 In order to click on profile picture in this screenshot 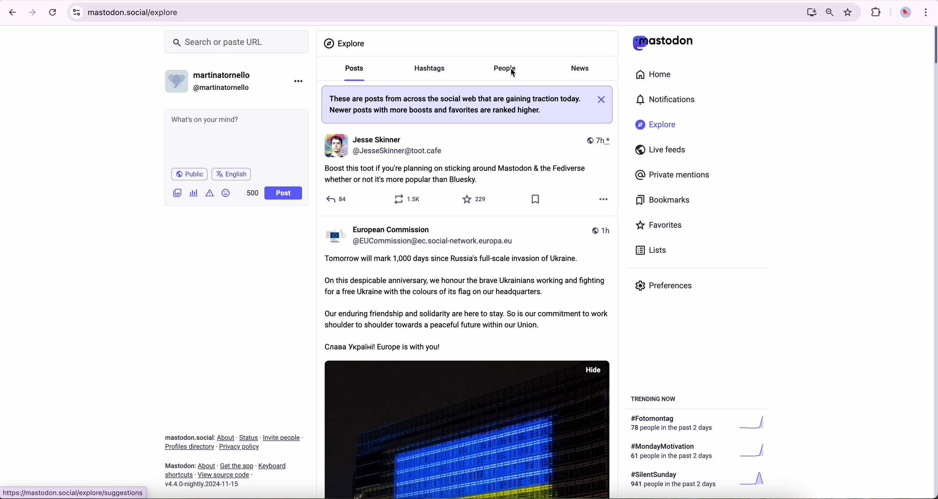, I will do `click(903, 13)`.